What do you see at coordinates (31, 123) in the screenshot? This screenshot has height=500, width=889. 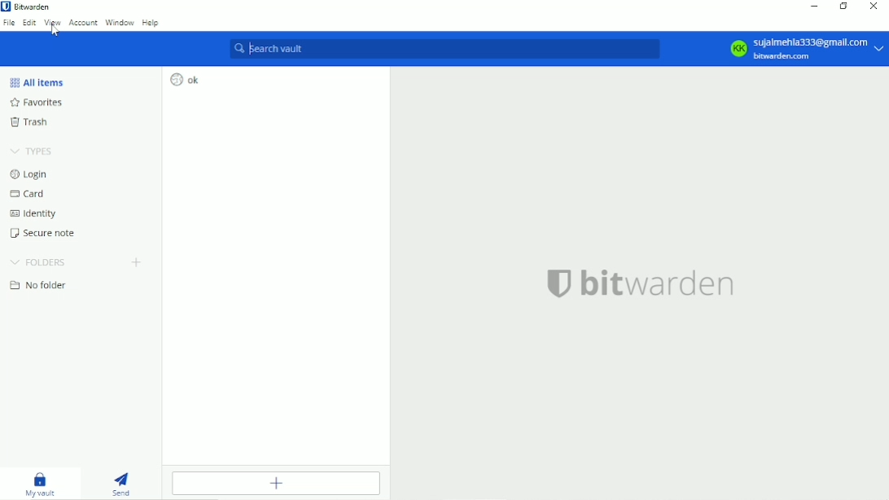 I see `Trash` at bounding box center [31, 123].